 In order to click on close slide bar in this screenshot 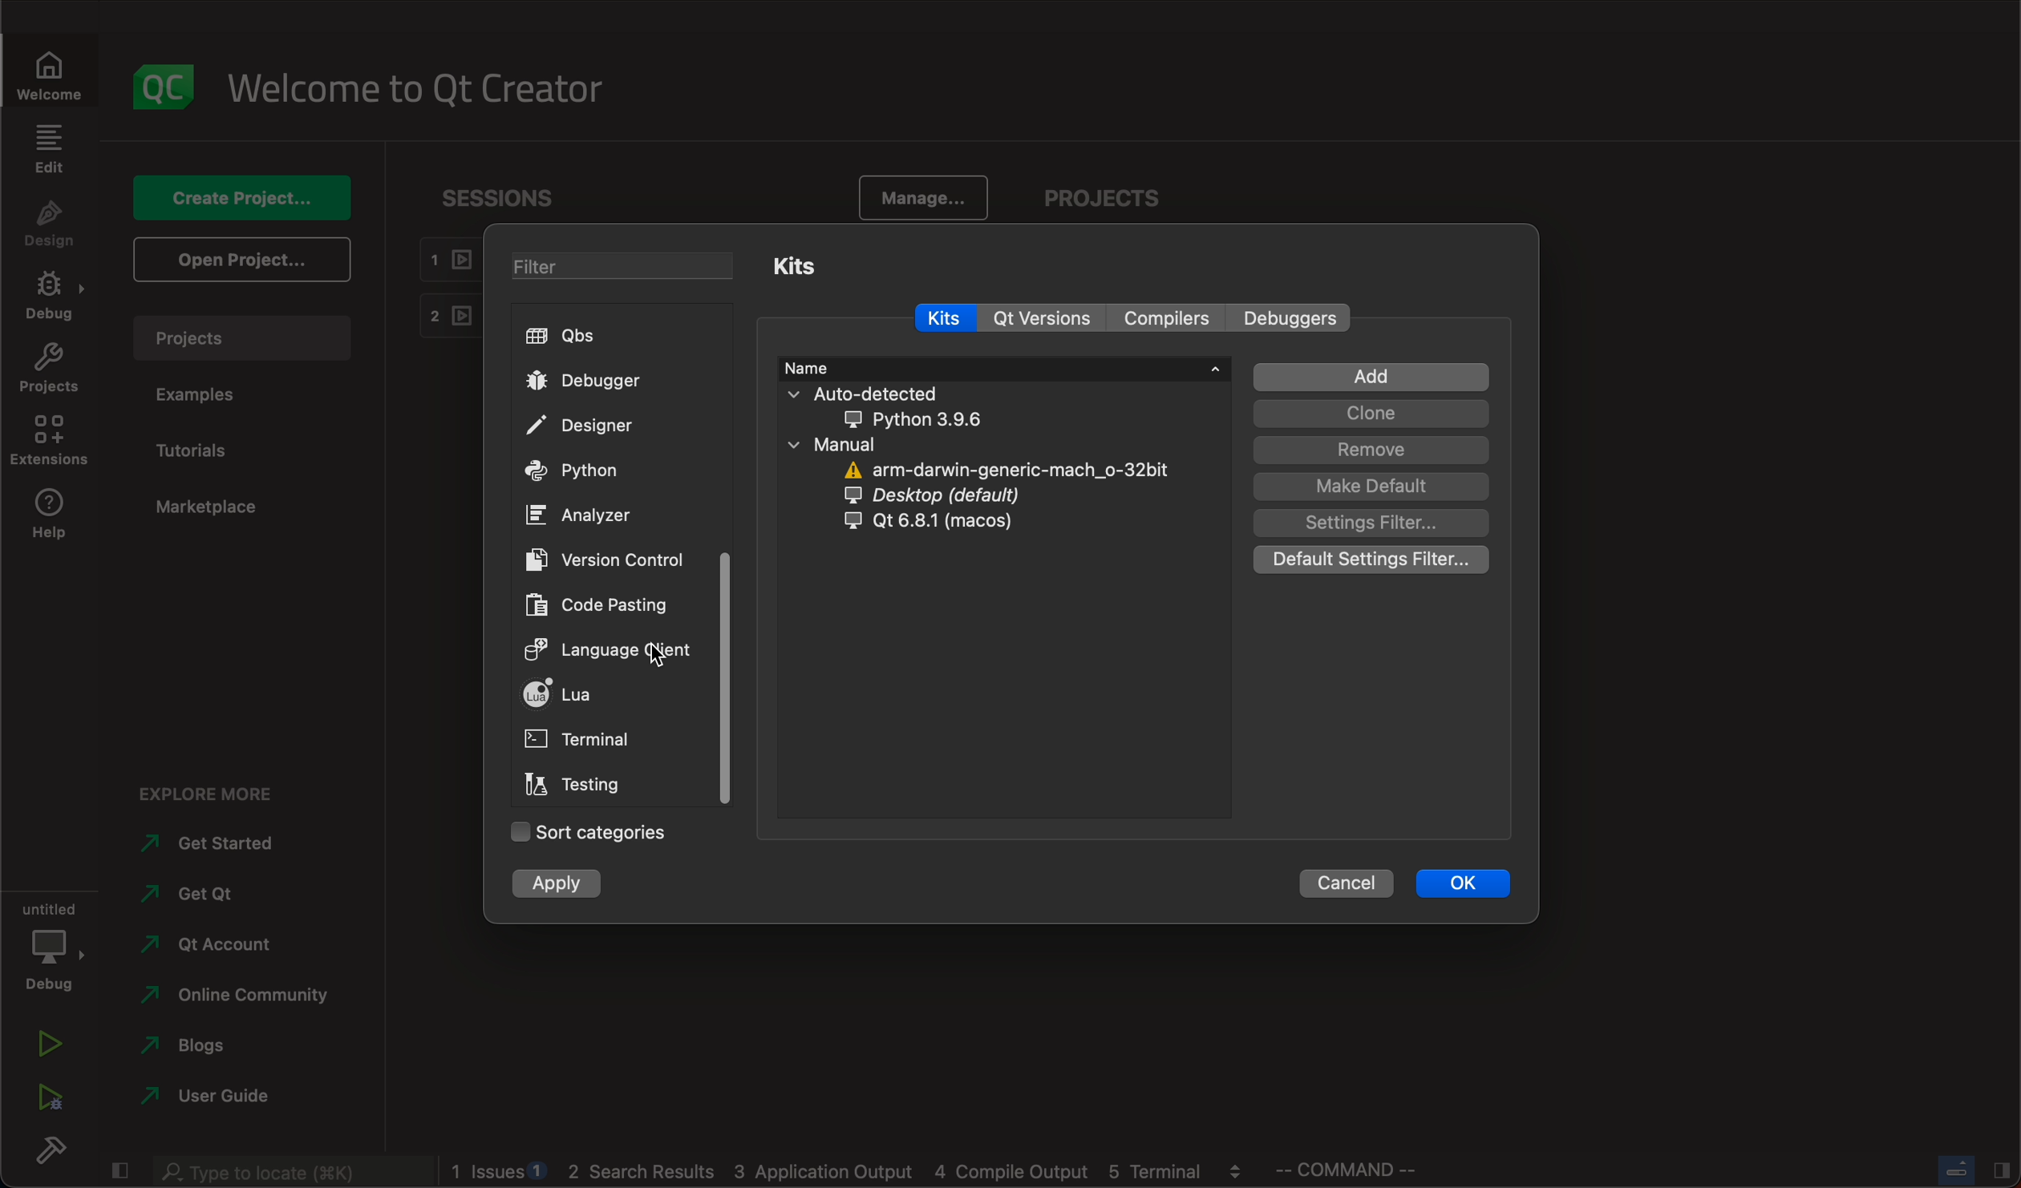, I will do `click(118, 1172)`.